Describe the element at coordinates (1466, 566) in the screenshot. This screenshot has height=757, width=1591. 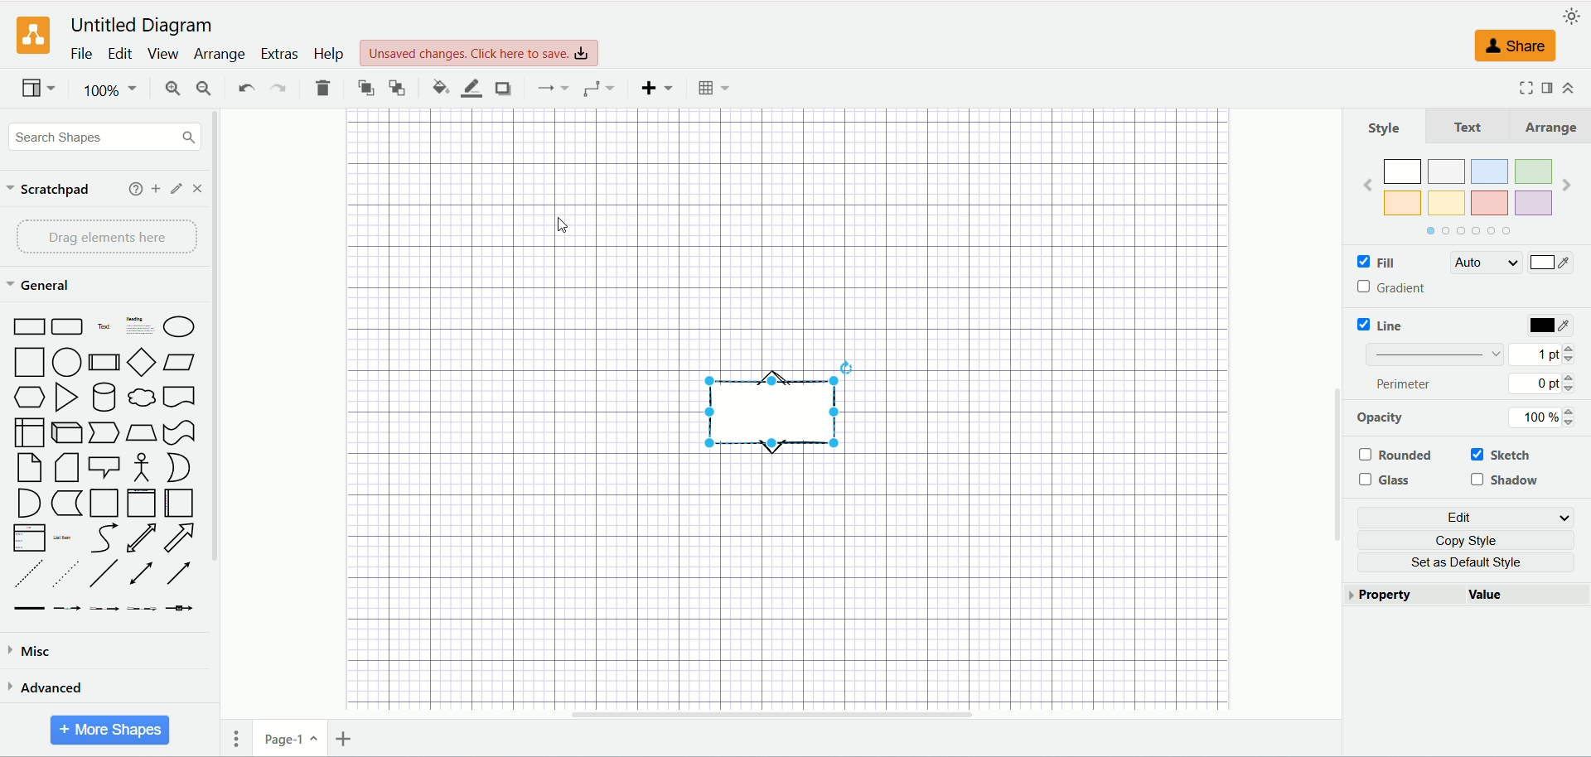
I see `set as default` at that location.